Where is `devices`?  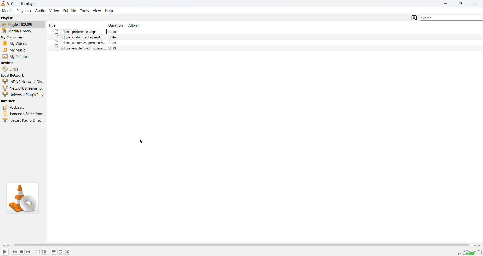 devices is located at coordinates (12, 63).